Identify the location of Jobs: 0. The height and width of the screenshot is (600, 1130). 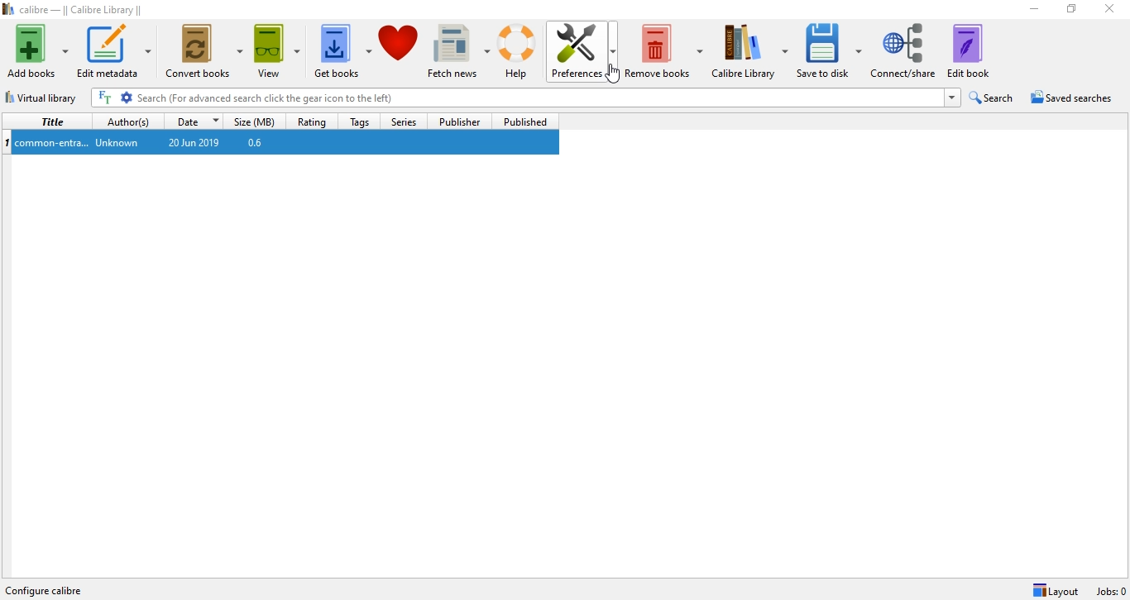
(1109, 591).